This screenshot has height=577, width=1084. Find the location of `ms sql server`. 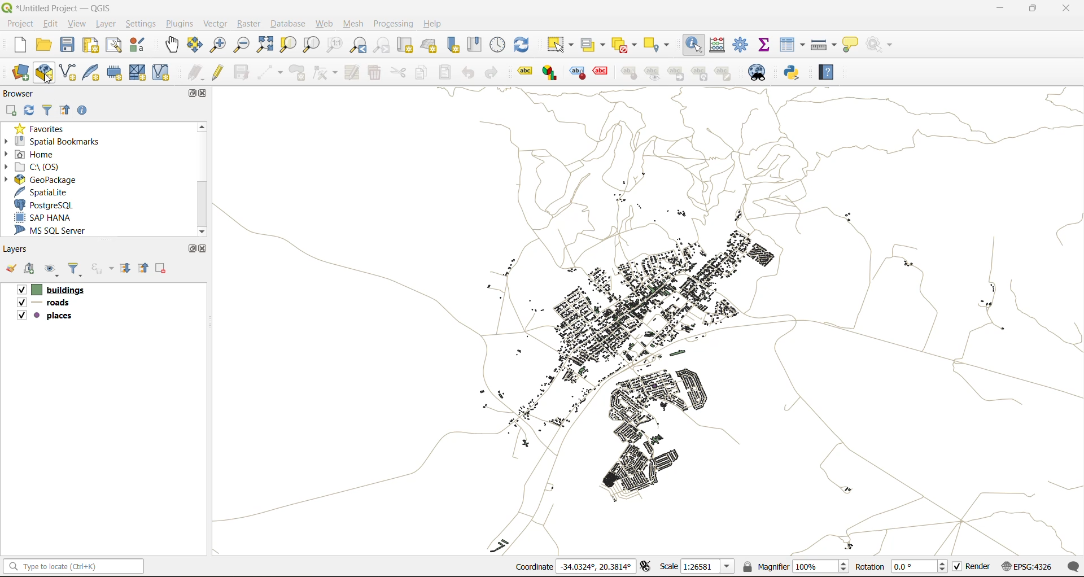

ms sql server is located at coordinates (58, 232).